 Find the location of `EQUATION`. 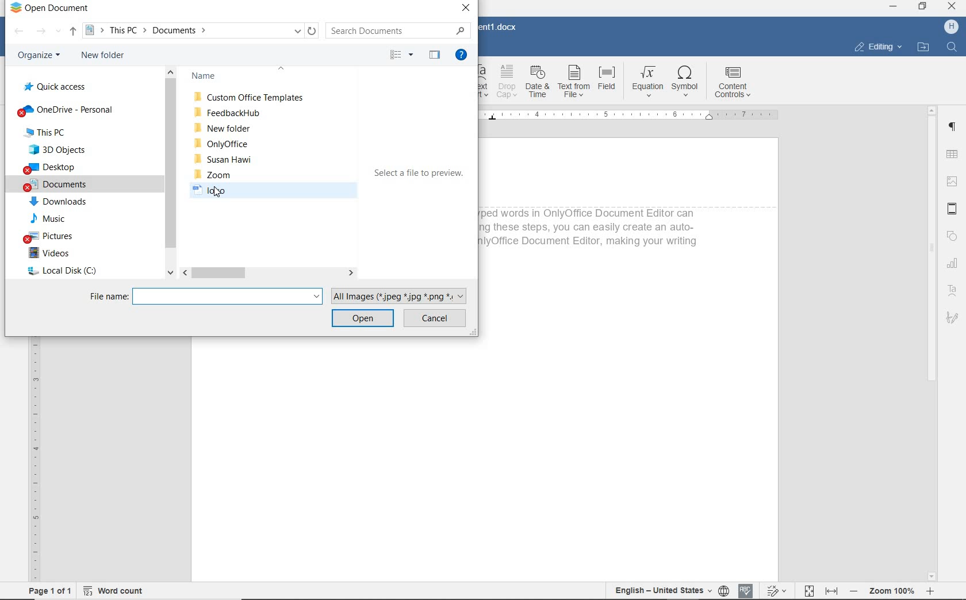

EQUATION is located at coordinates (645, 83).